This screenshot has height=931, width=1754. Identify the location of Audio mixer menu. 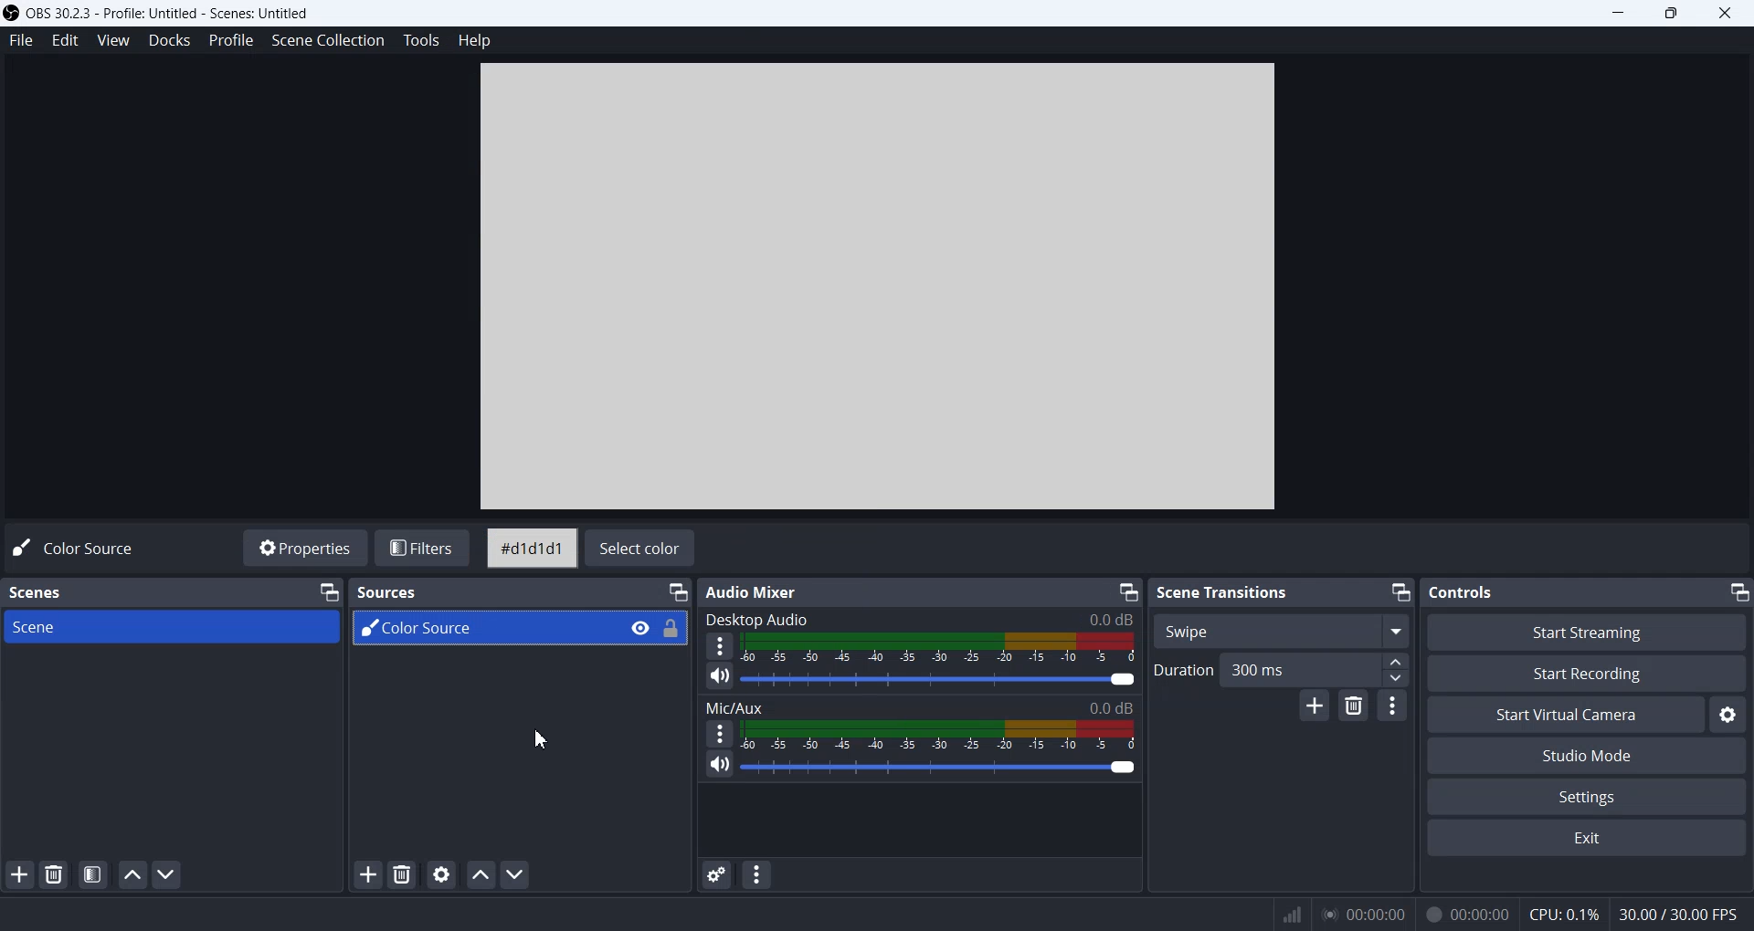
(758, 874).